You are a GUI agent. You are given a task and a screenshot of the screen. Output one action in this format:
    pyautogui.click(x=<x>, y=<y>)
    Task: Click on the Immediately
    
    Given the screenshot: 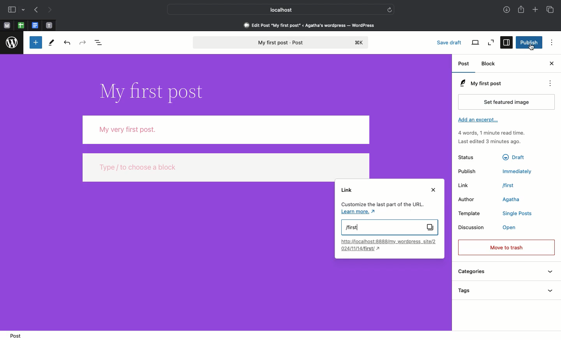 What is the action you would take?
    pyautogui.click(x=518, y=171)
    